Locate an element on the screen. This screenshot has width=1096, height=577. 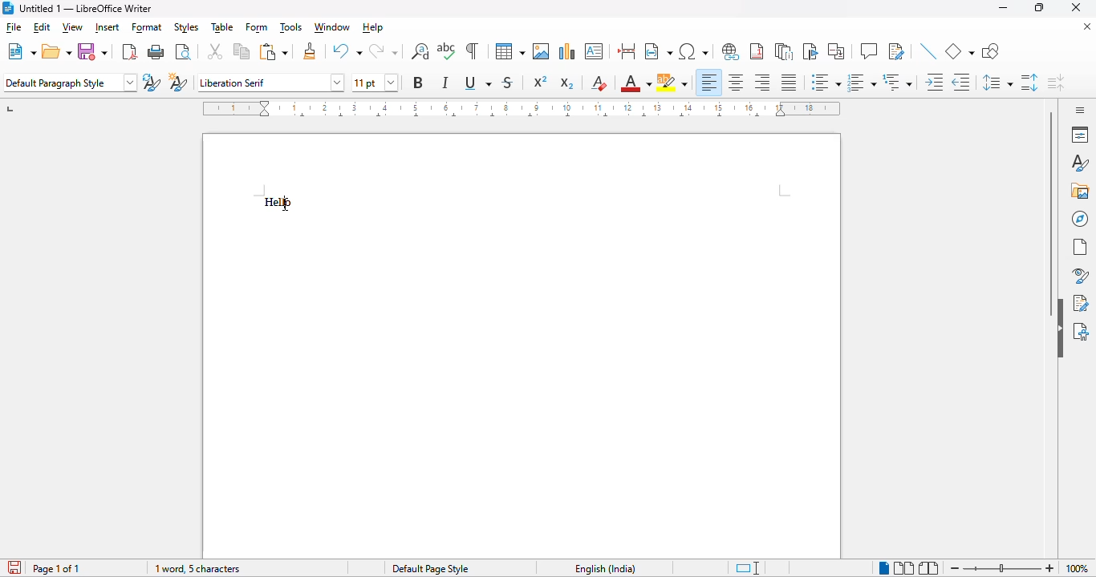
styles is located at coordinates (1080, 163).